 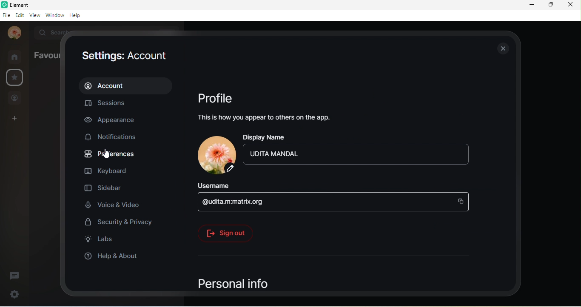 What do you see at coordinates (15, 97) in the screenshot?
I see `people` at bounding box center [15, 97].